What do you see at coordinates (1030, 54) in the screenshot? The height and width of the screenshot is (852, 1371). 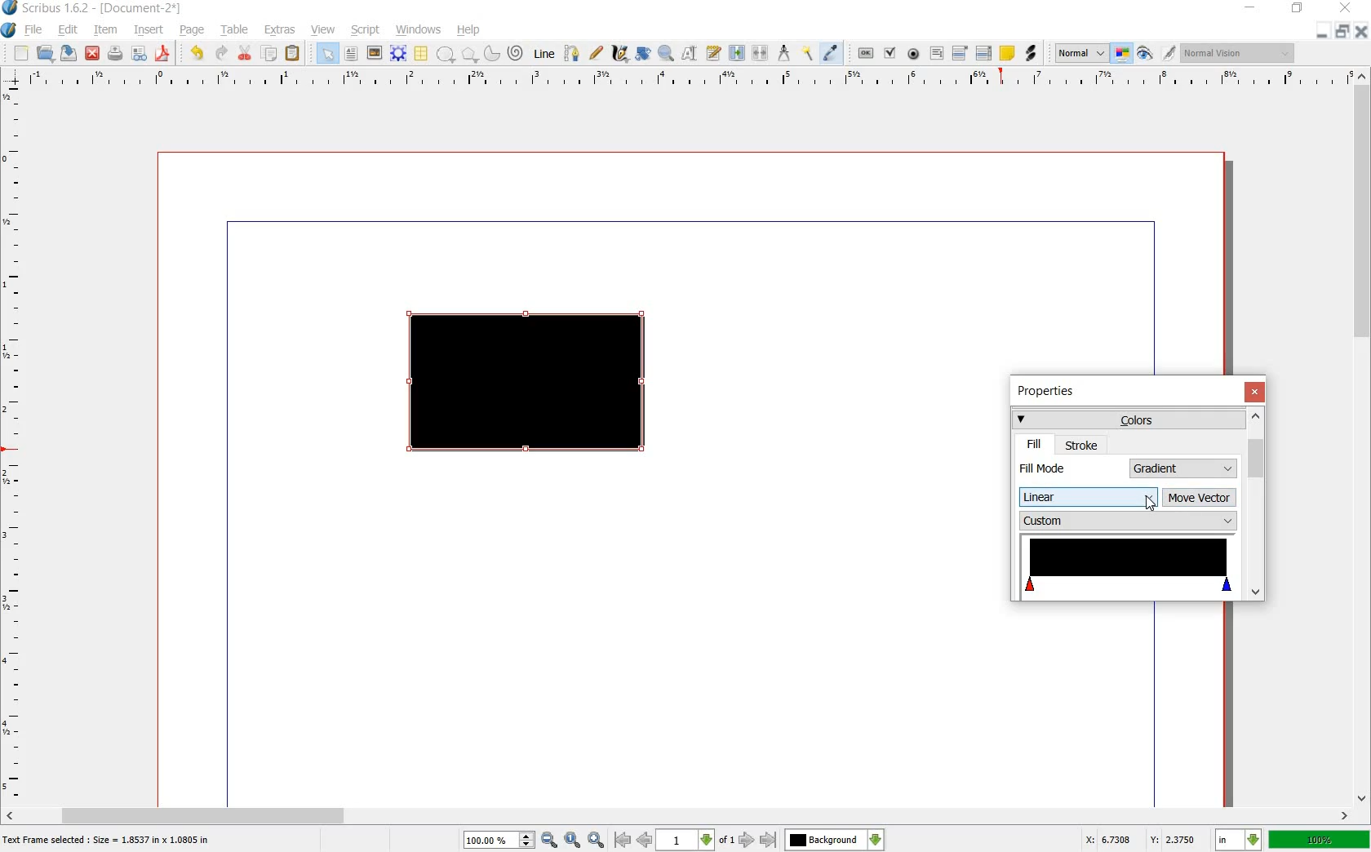 I see `link annotation` at bounding box center [1030, 54].